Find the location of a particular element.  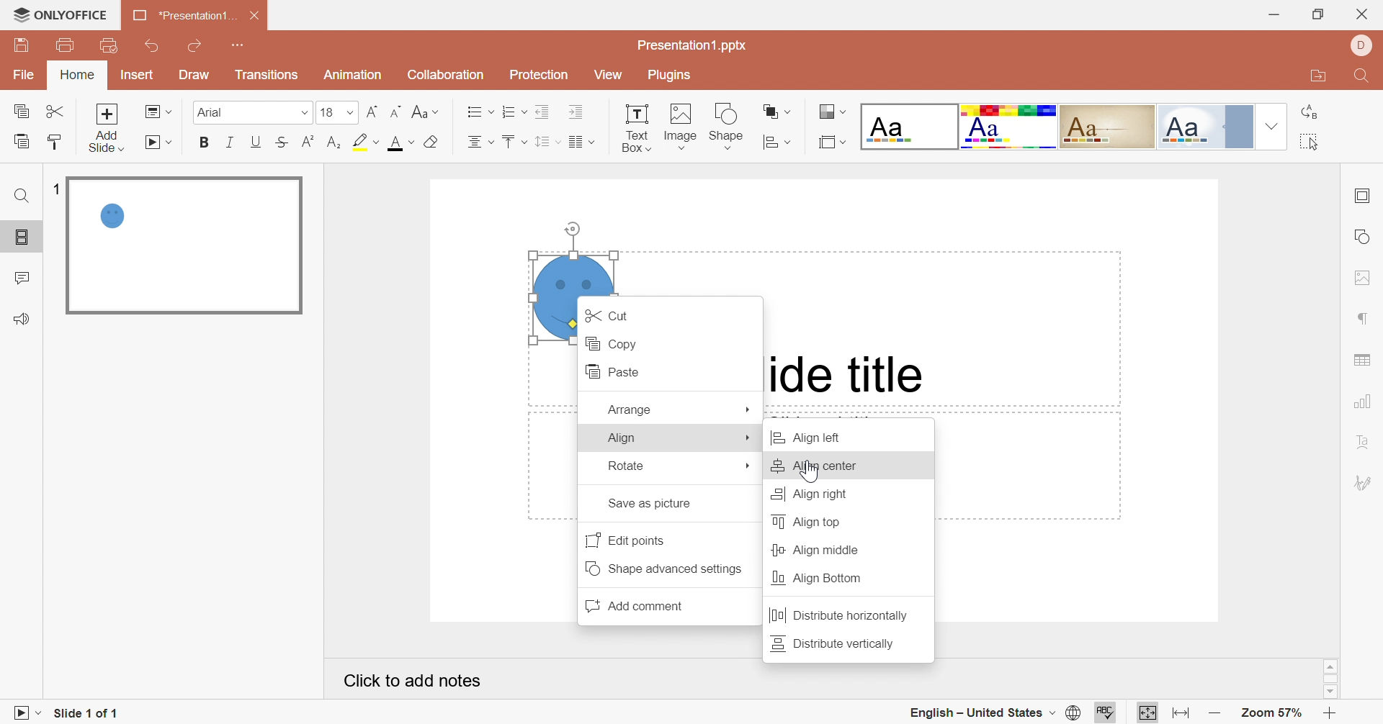

Transitions is located at coordinates (266, 78).